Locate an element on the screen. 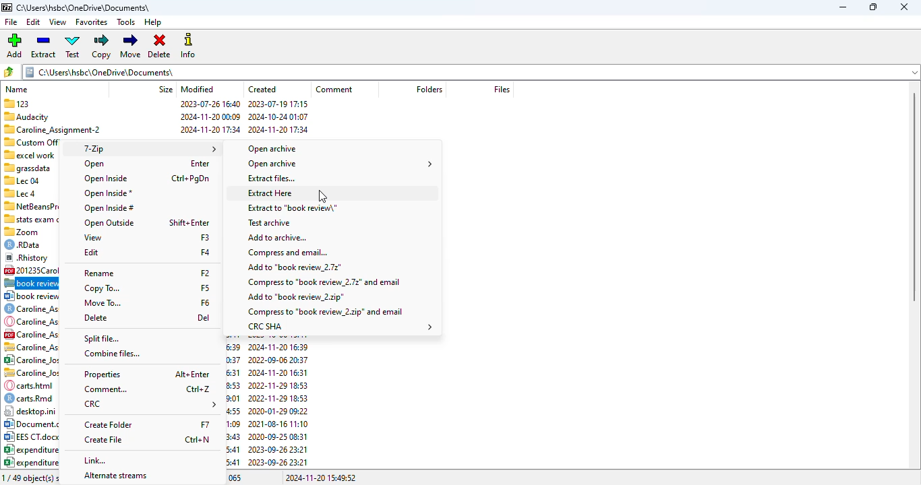 The height and width of the screenshot is (485, 921). vertical scroll bar is located at coordinates (914, 197).